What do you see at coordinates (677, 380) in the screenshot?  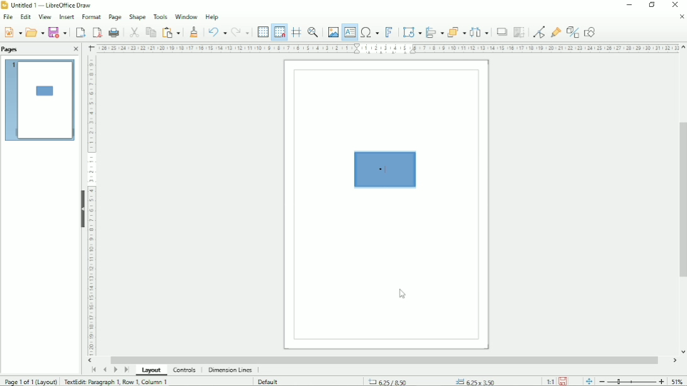 I see `Zoom factor` at bounding box center [677, 380].